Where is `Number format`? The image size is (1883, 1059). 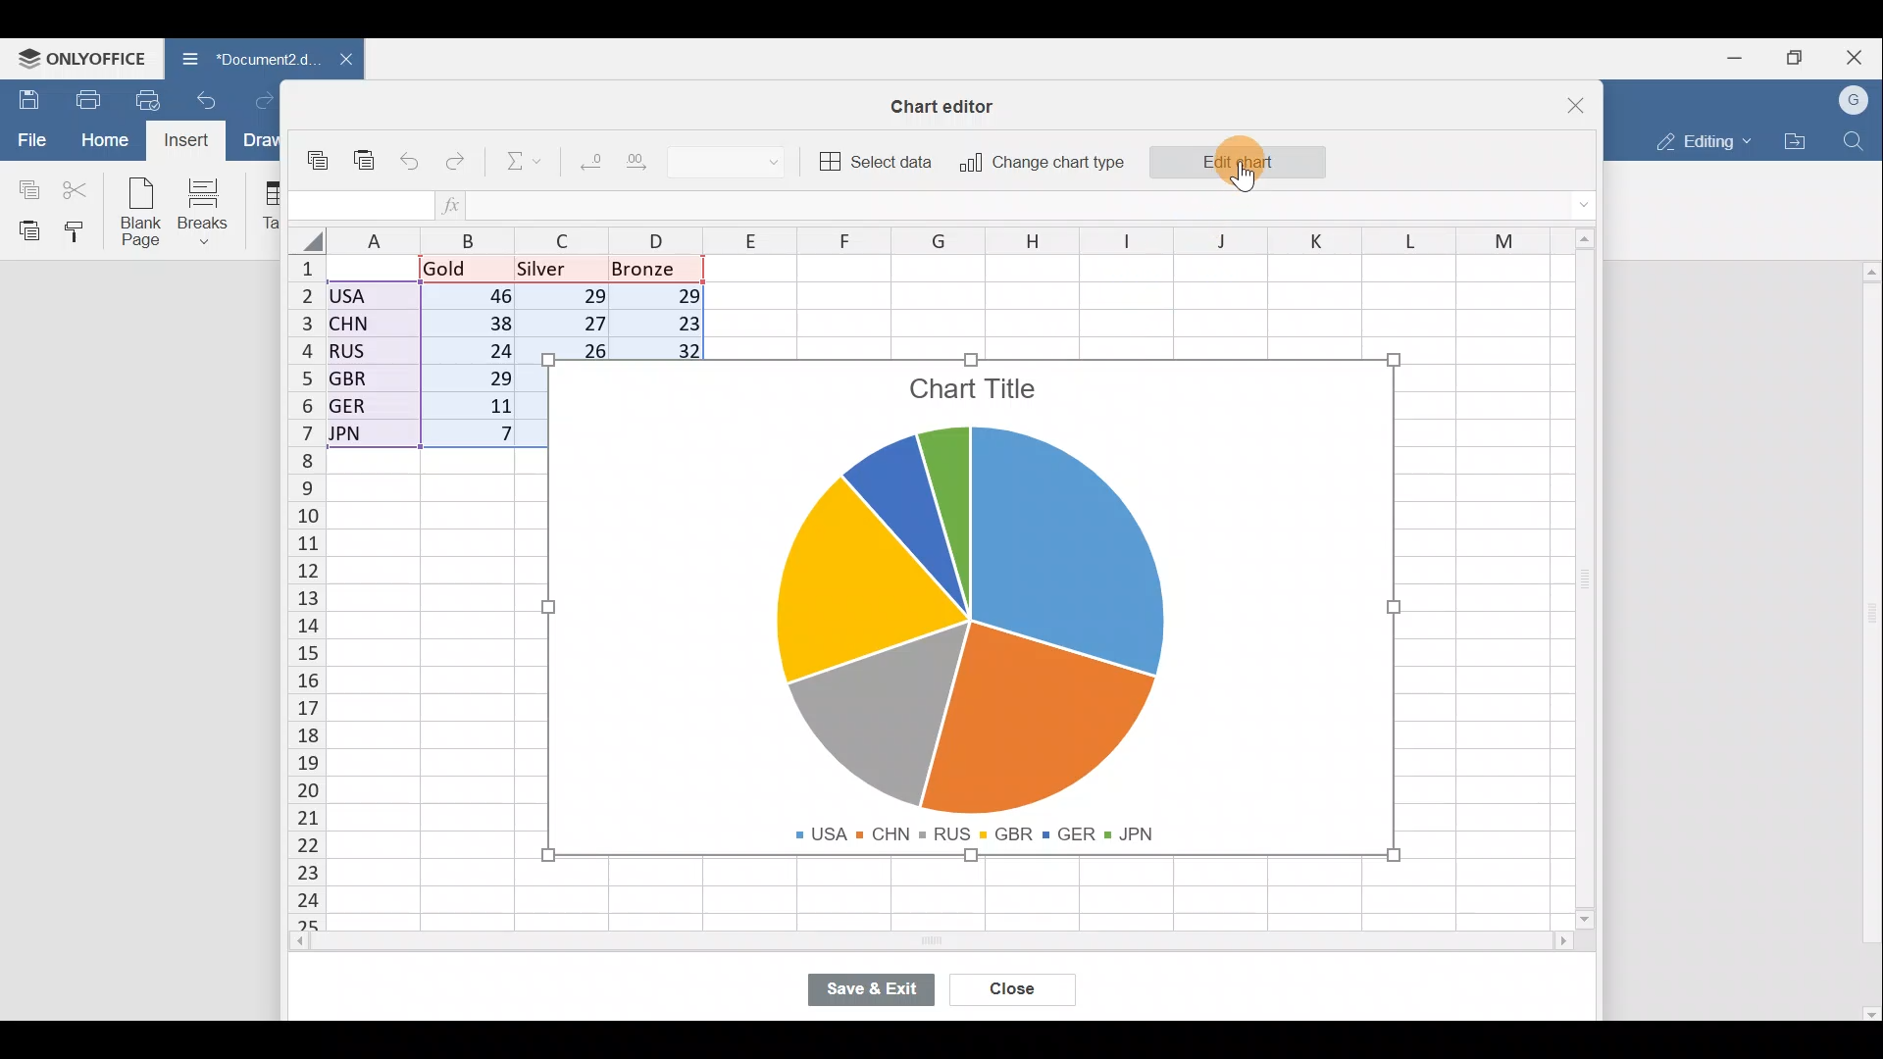 Number format is located at coordinates (735, 159).